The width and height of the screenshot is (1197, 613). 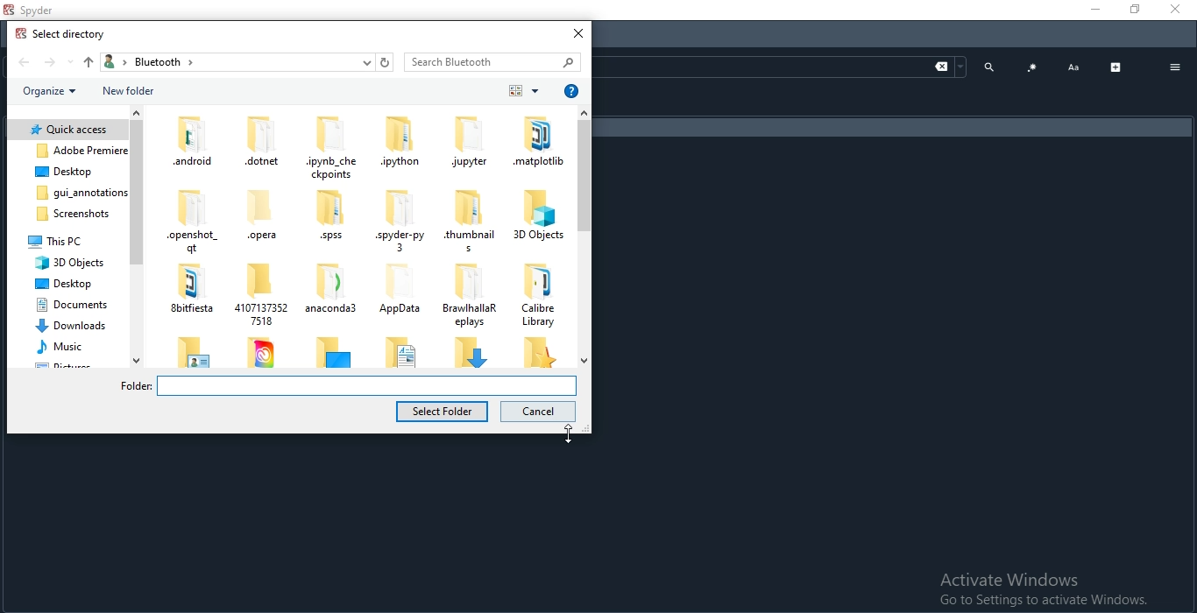 I want to click on quick access, so click(x=67, y=130).